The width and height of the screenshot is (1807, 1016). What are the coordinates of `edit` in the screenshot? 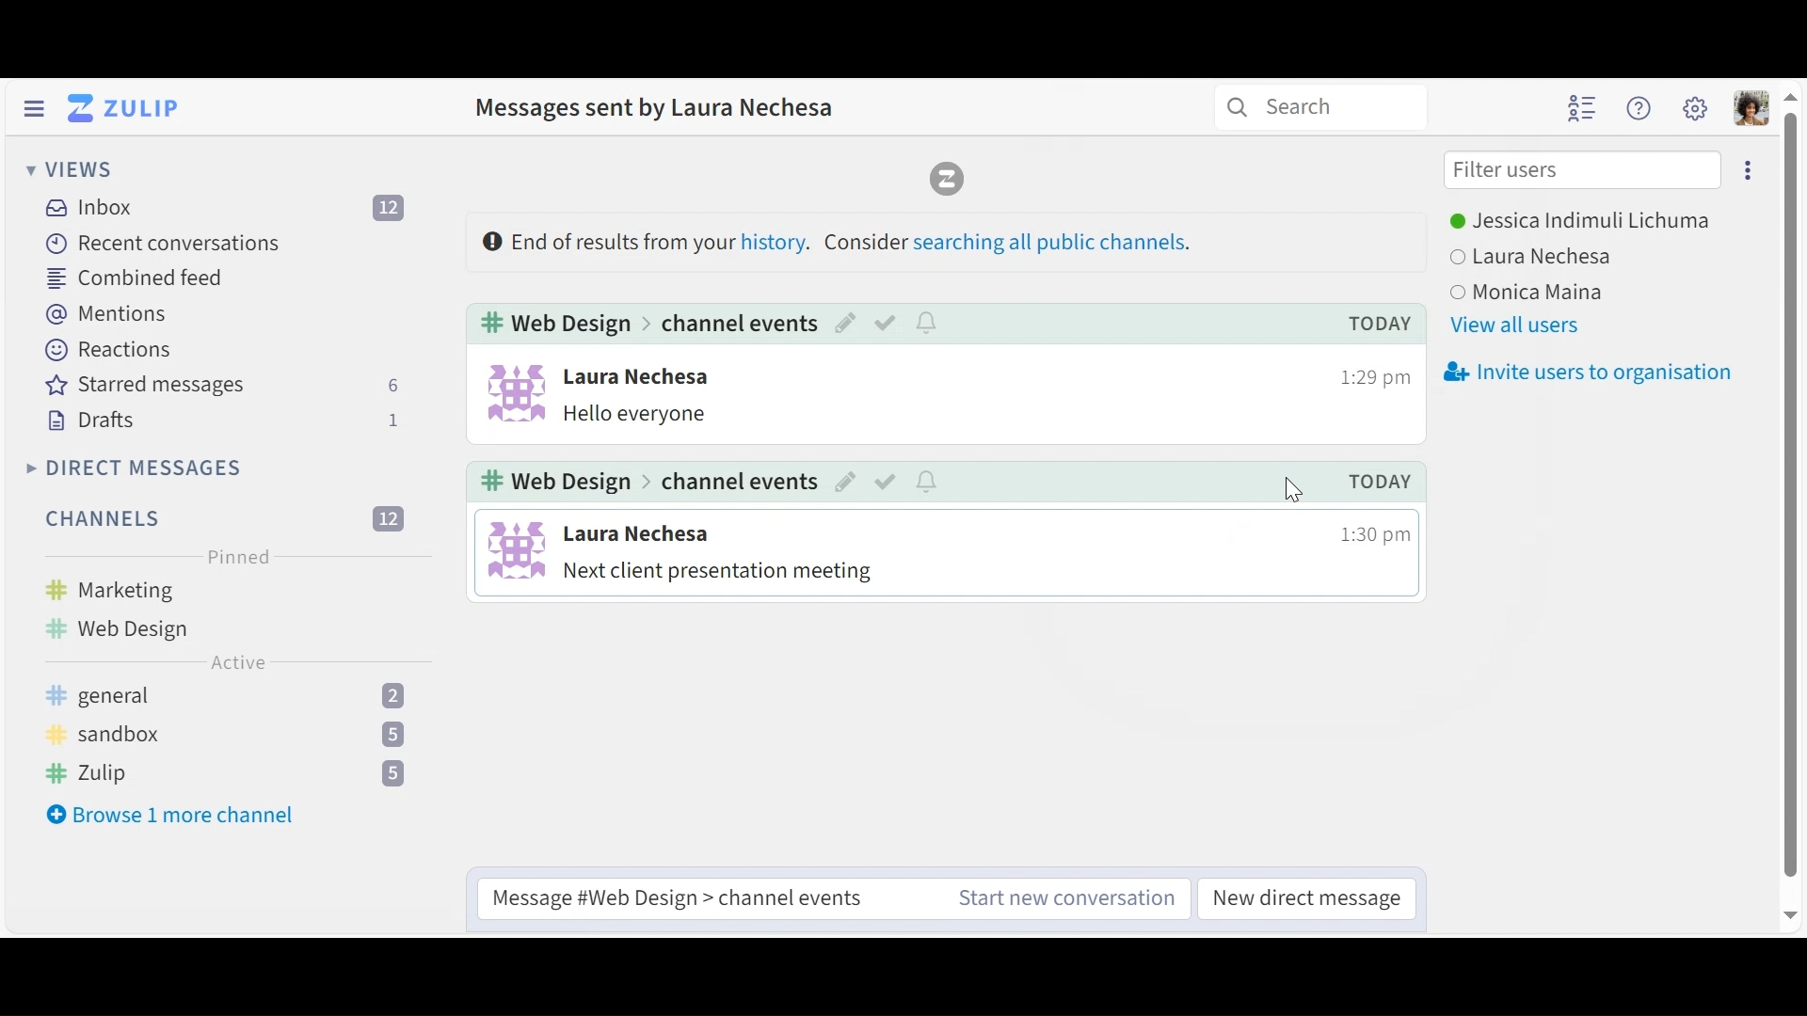 It's located at (847, 324).